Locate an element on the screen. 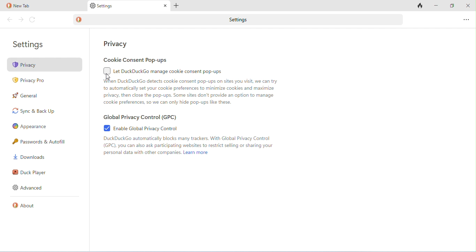  cookie consent pop-ups is located at coordinates (136, 60).